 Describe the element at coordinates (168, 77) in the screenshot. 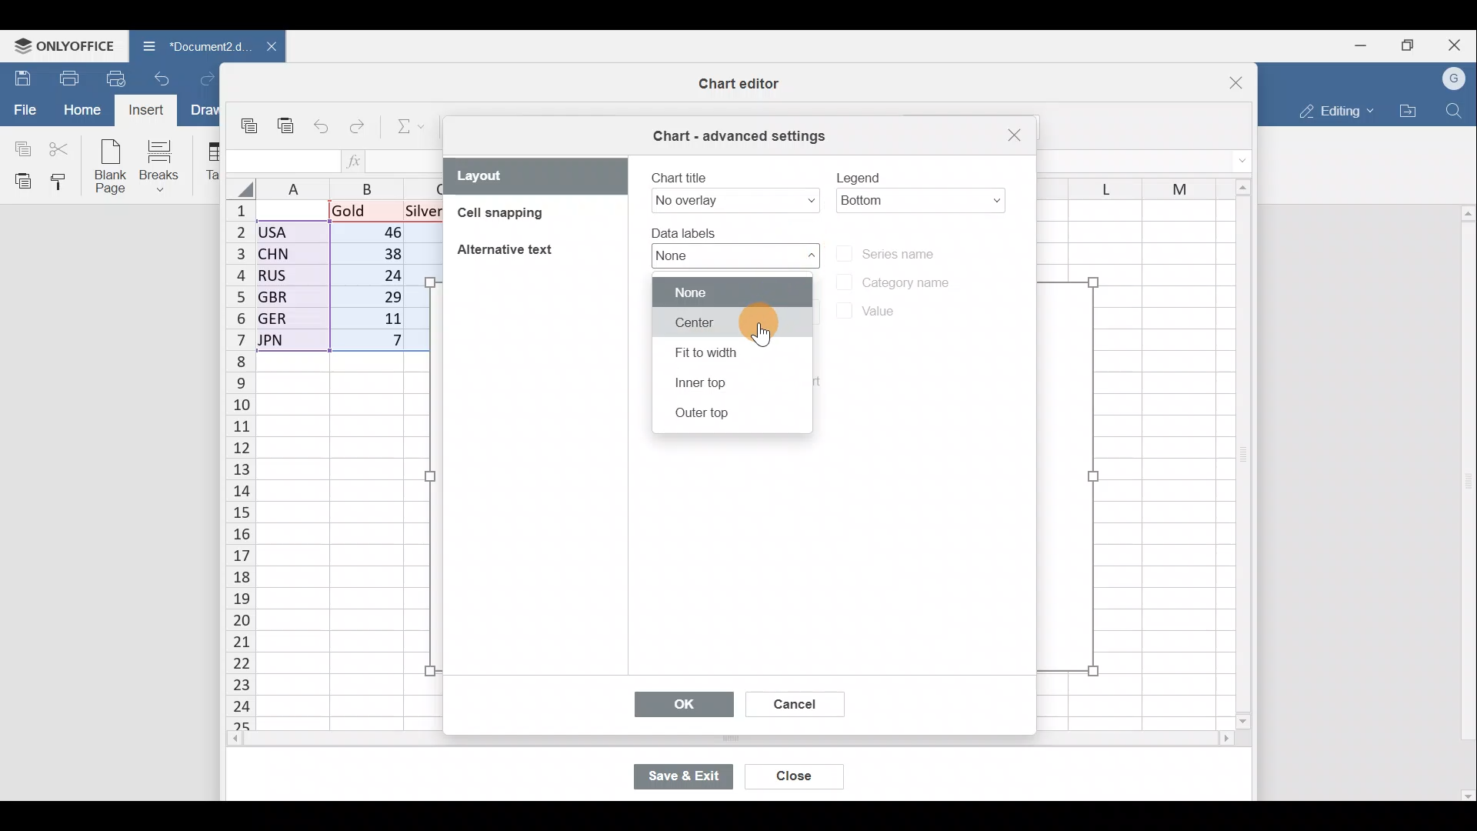

I see `Undo` at that location.